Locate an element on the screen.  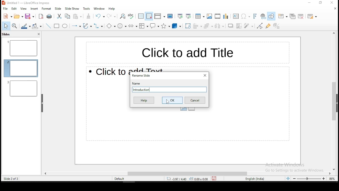
slide show is located at coordinates (72, 9).